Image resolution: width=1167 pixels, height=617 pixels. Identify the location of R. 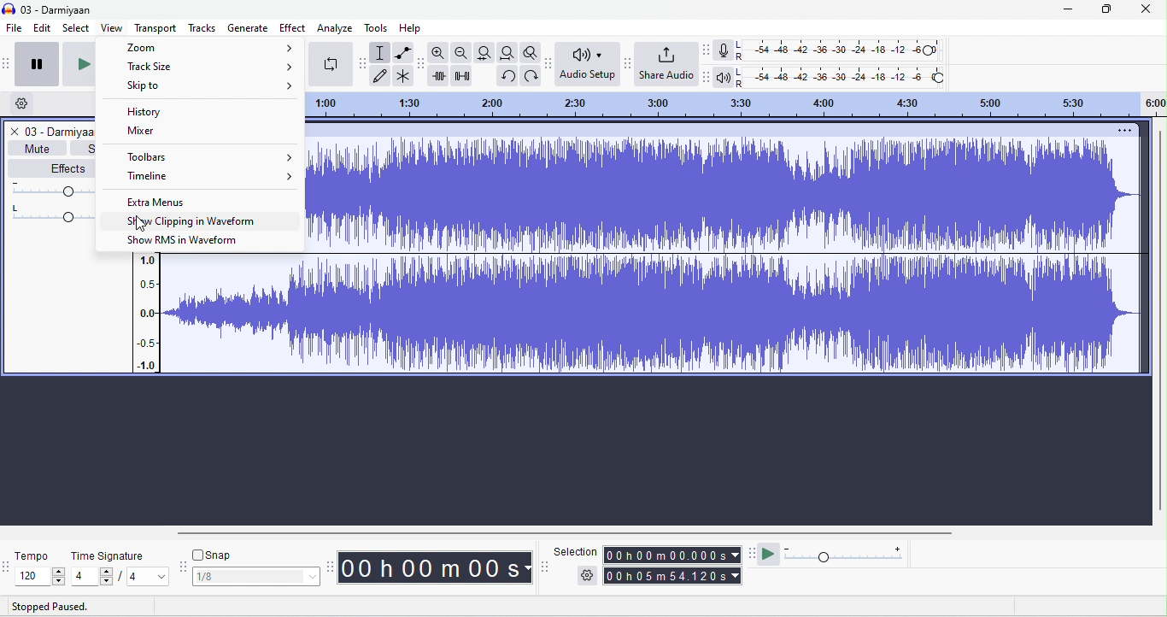
(741, 57).